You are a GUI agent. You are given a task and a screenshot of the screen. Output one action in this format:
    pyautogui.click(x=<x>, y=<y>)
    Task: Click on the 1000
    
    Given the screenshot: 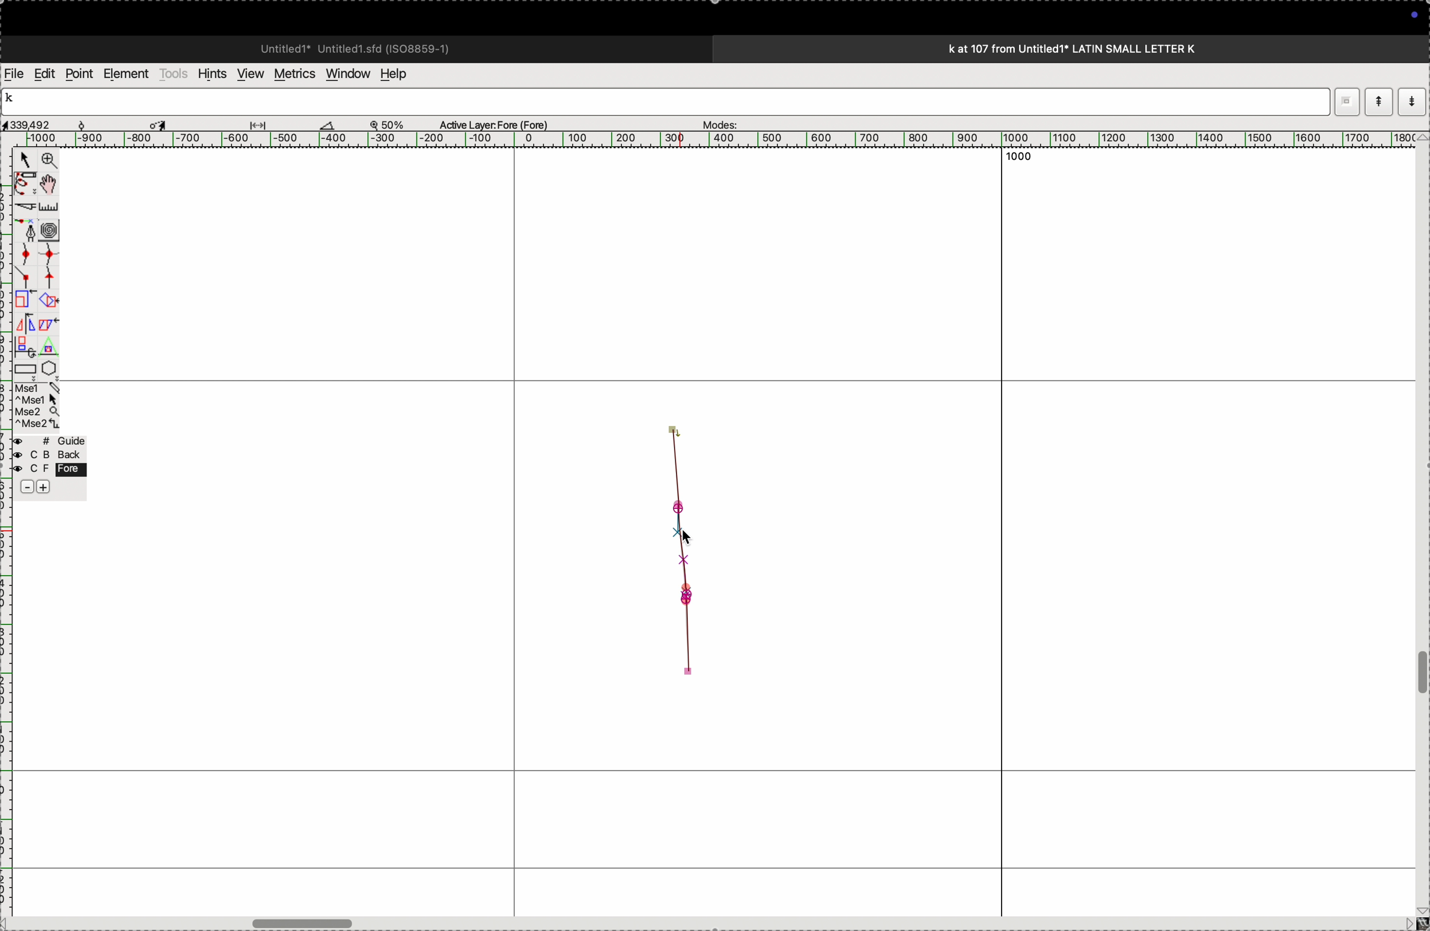 What is the action you would take?
    pyautogui.click(x=1021, y=158)
    